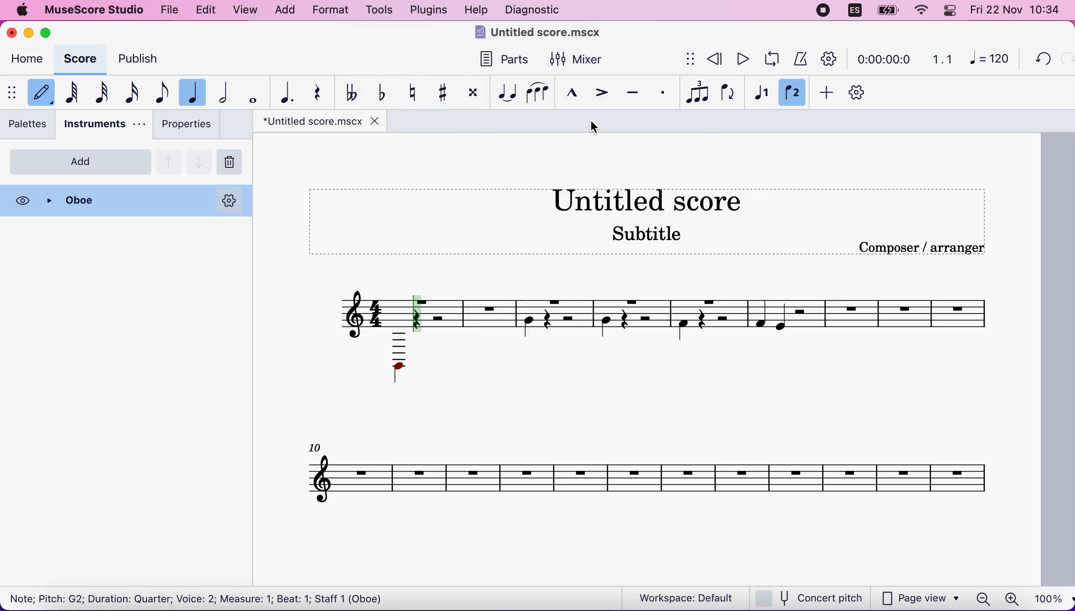 Image resolution: width=1075 pixels, height=611 pixels. I want to click on diagnostic, so click(538, 10).